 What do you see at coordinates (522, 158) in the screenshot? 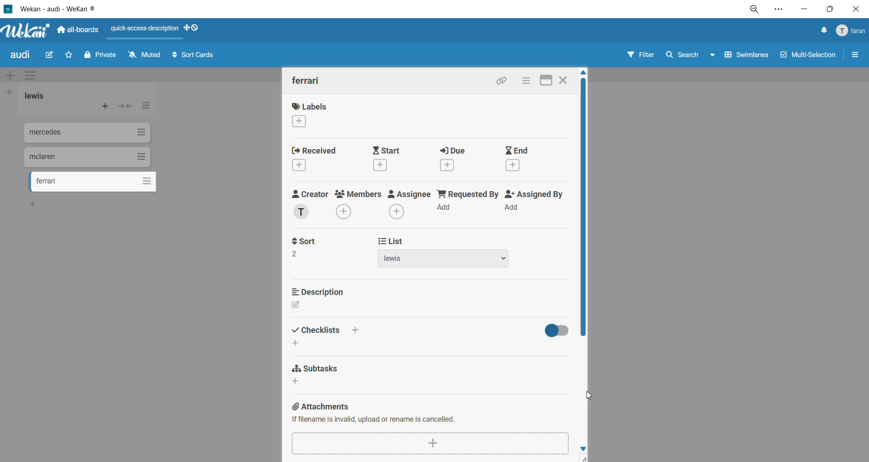
I see `end` at bounding box center [522, 158].